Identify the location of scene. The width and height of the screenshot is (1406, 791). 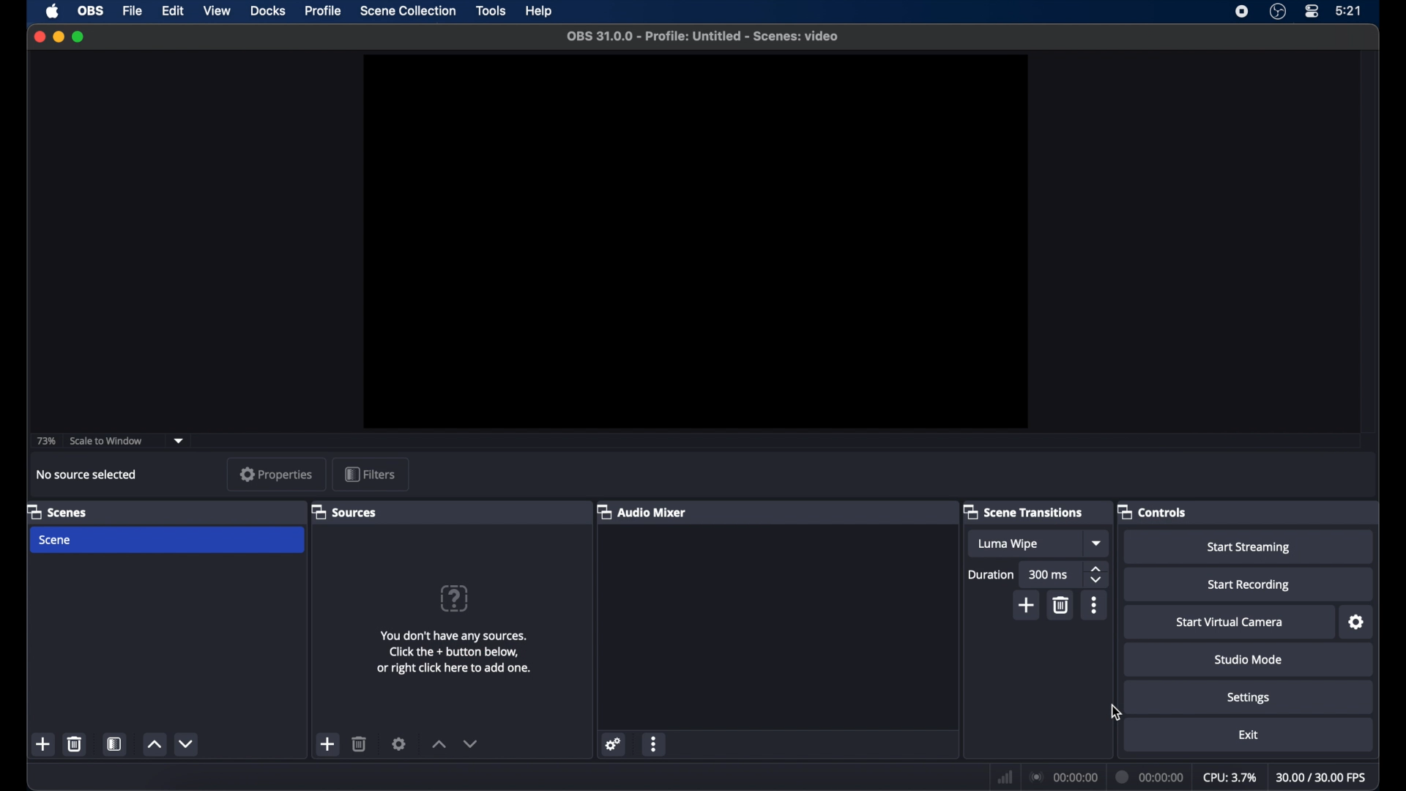
(56, 540).